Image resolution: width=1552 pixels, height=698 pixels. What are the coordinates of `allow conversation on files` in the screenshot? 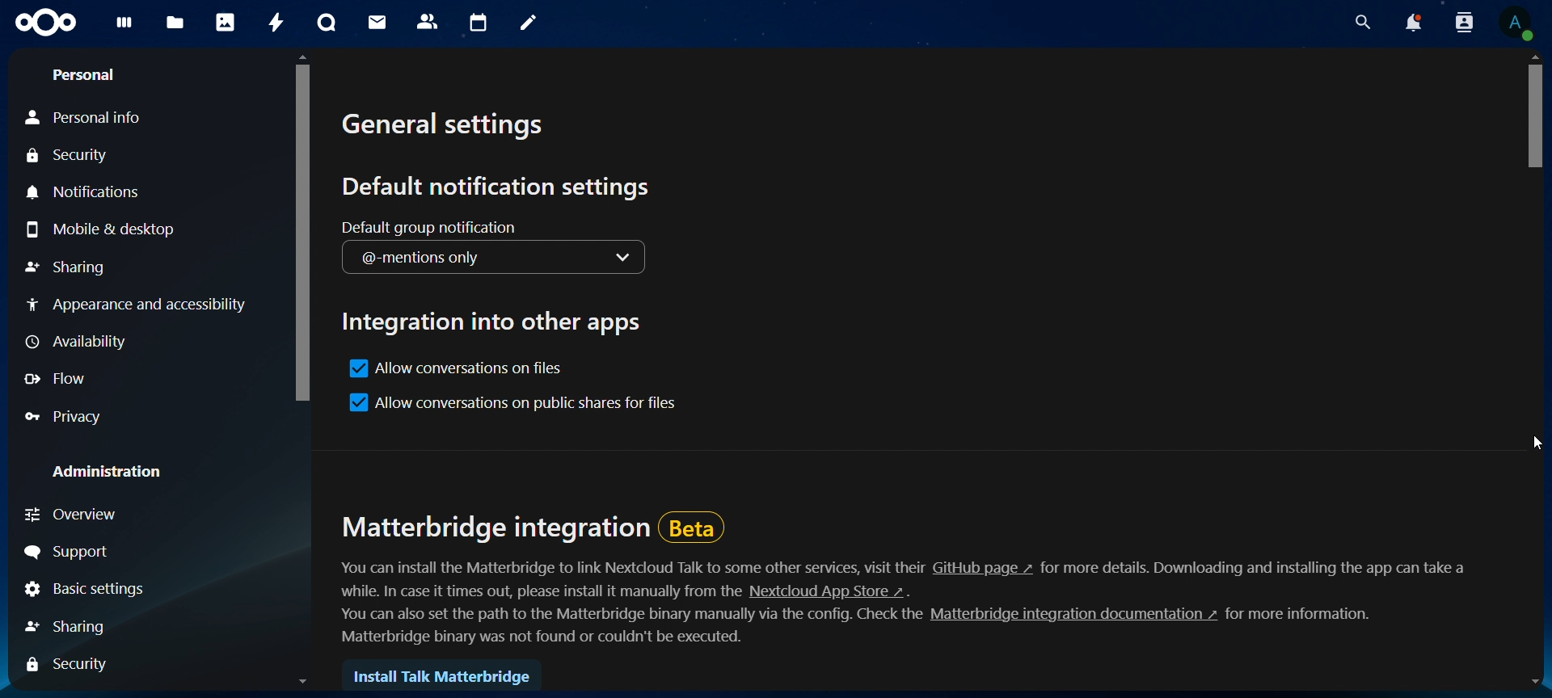 It's located at (455, 369).